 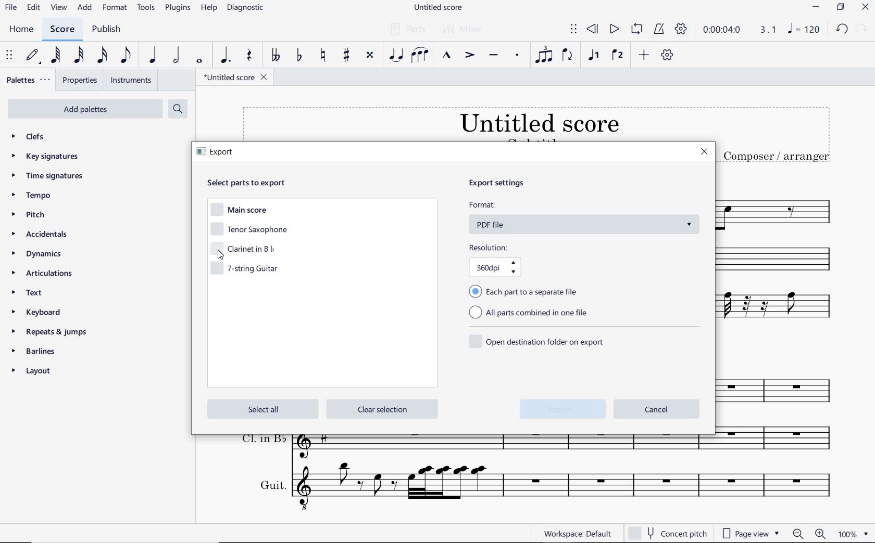 I want to click on MIXER, so click(x=467, y=30).